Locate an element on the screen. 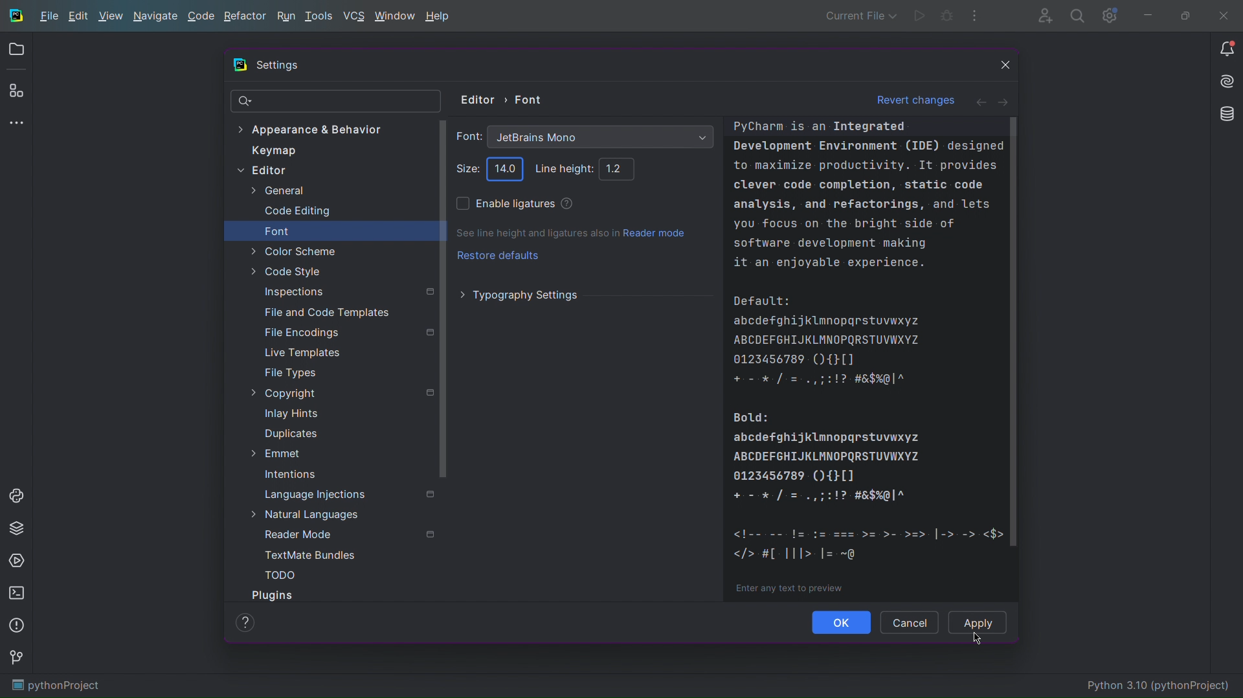 This screenshot has width=1243, height=698. Code is located at coordinates (871, 361).